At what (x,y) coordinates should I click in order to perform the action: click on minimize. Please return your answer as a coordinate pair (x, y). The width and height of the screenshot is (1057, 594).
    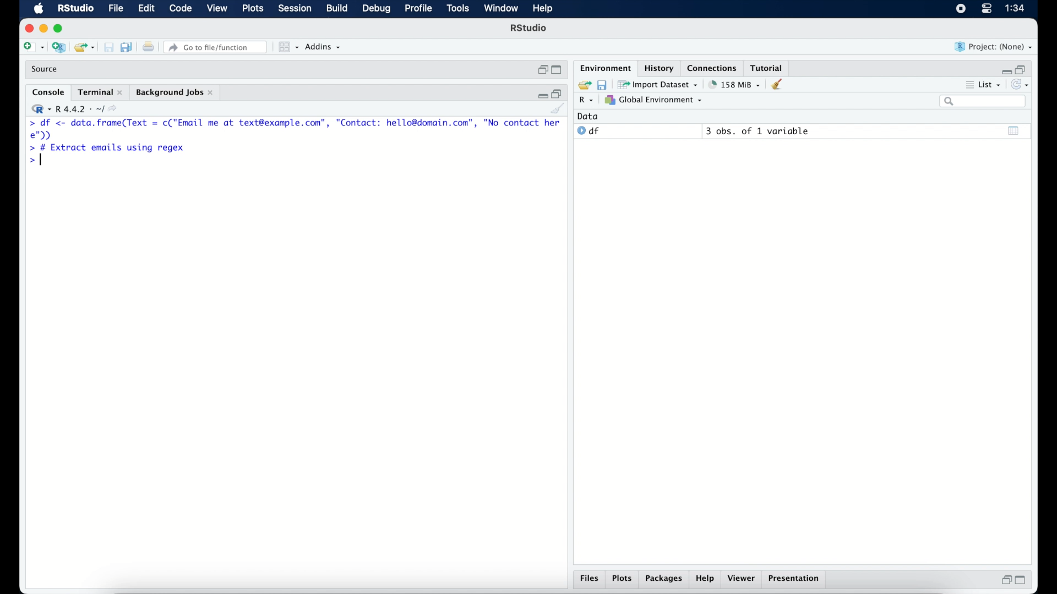
    Looking at the image, I should click on (541, 95).